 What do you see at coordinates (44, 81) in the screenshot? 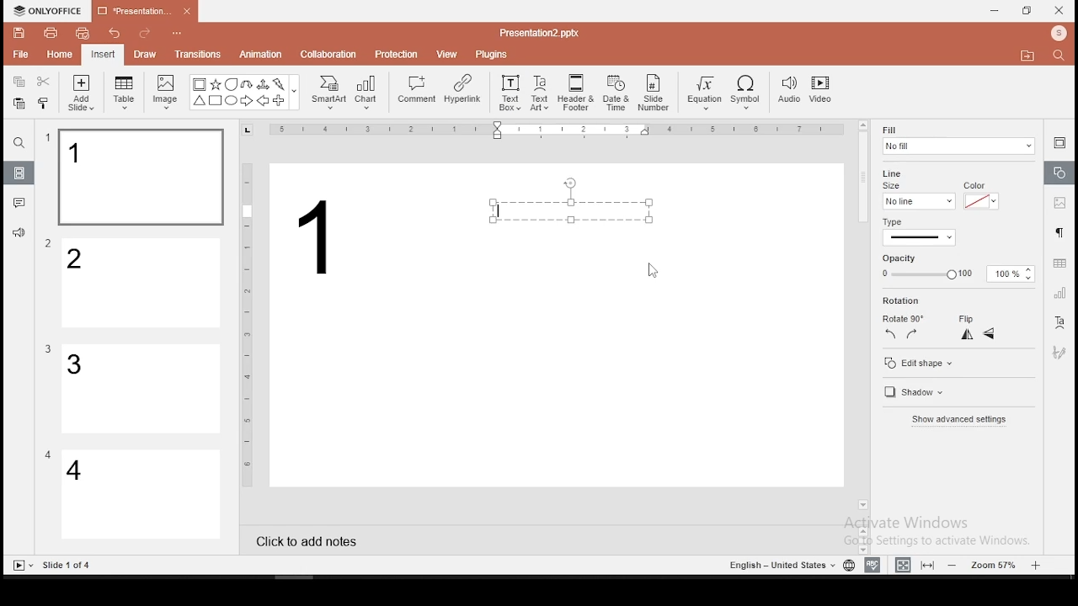
I see `cut` at bounding box center [44, 81].